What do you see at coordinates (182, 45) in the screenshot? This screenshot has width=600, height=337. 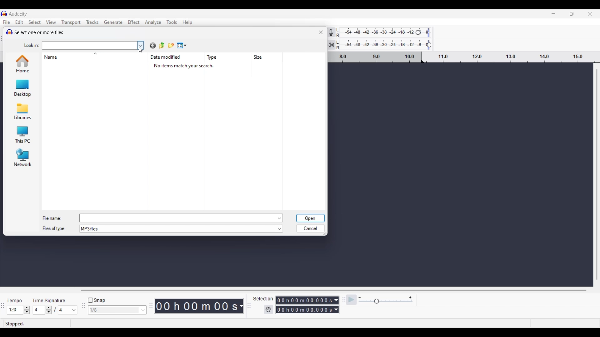 I see `View menu` at bounding box center [182, 45].